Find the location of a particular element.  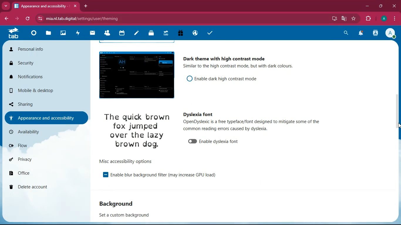

public is located at coordinates (194, 33).